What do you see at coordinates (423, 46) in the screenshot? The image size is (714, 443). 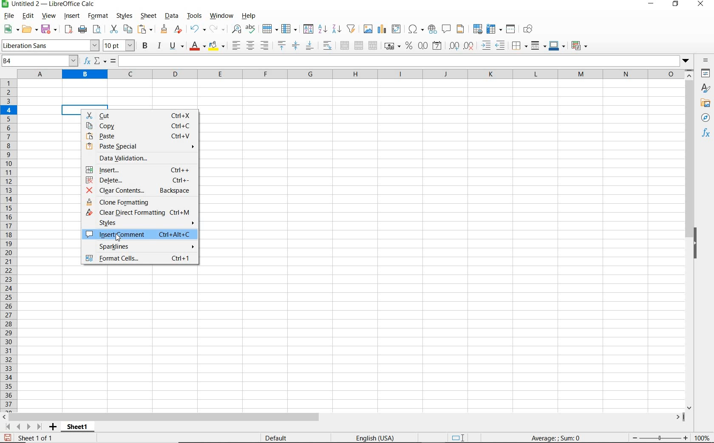 I see `format as number` at bounding box center [423, 46].